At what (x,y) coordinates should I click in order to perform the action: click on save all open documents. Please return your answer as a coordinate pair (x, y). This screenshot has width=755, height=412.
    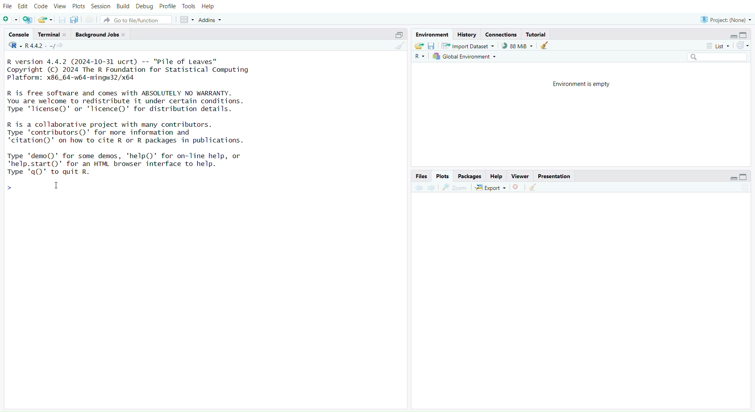
    Looking at the image, I should click on (74, 20).